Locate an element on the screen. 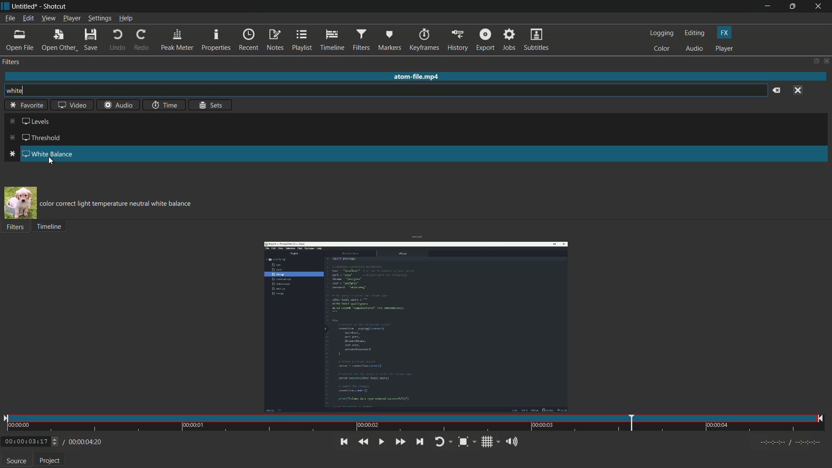 Image resolution: width=832 pixels, height=468 pixels. source is located at coordinates (16, 462).